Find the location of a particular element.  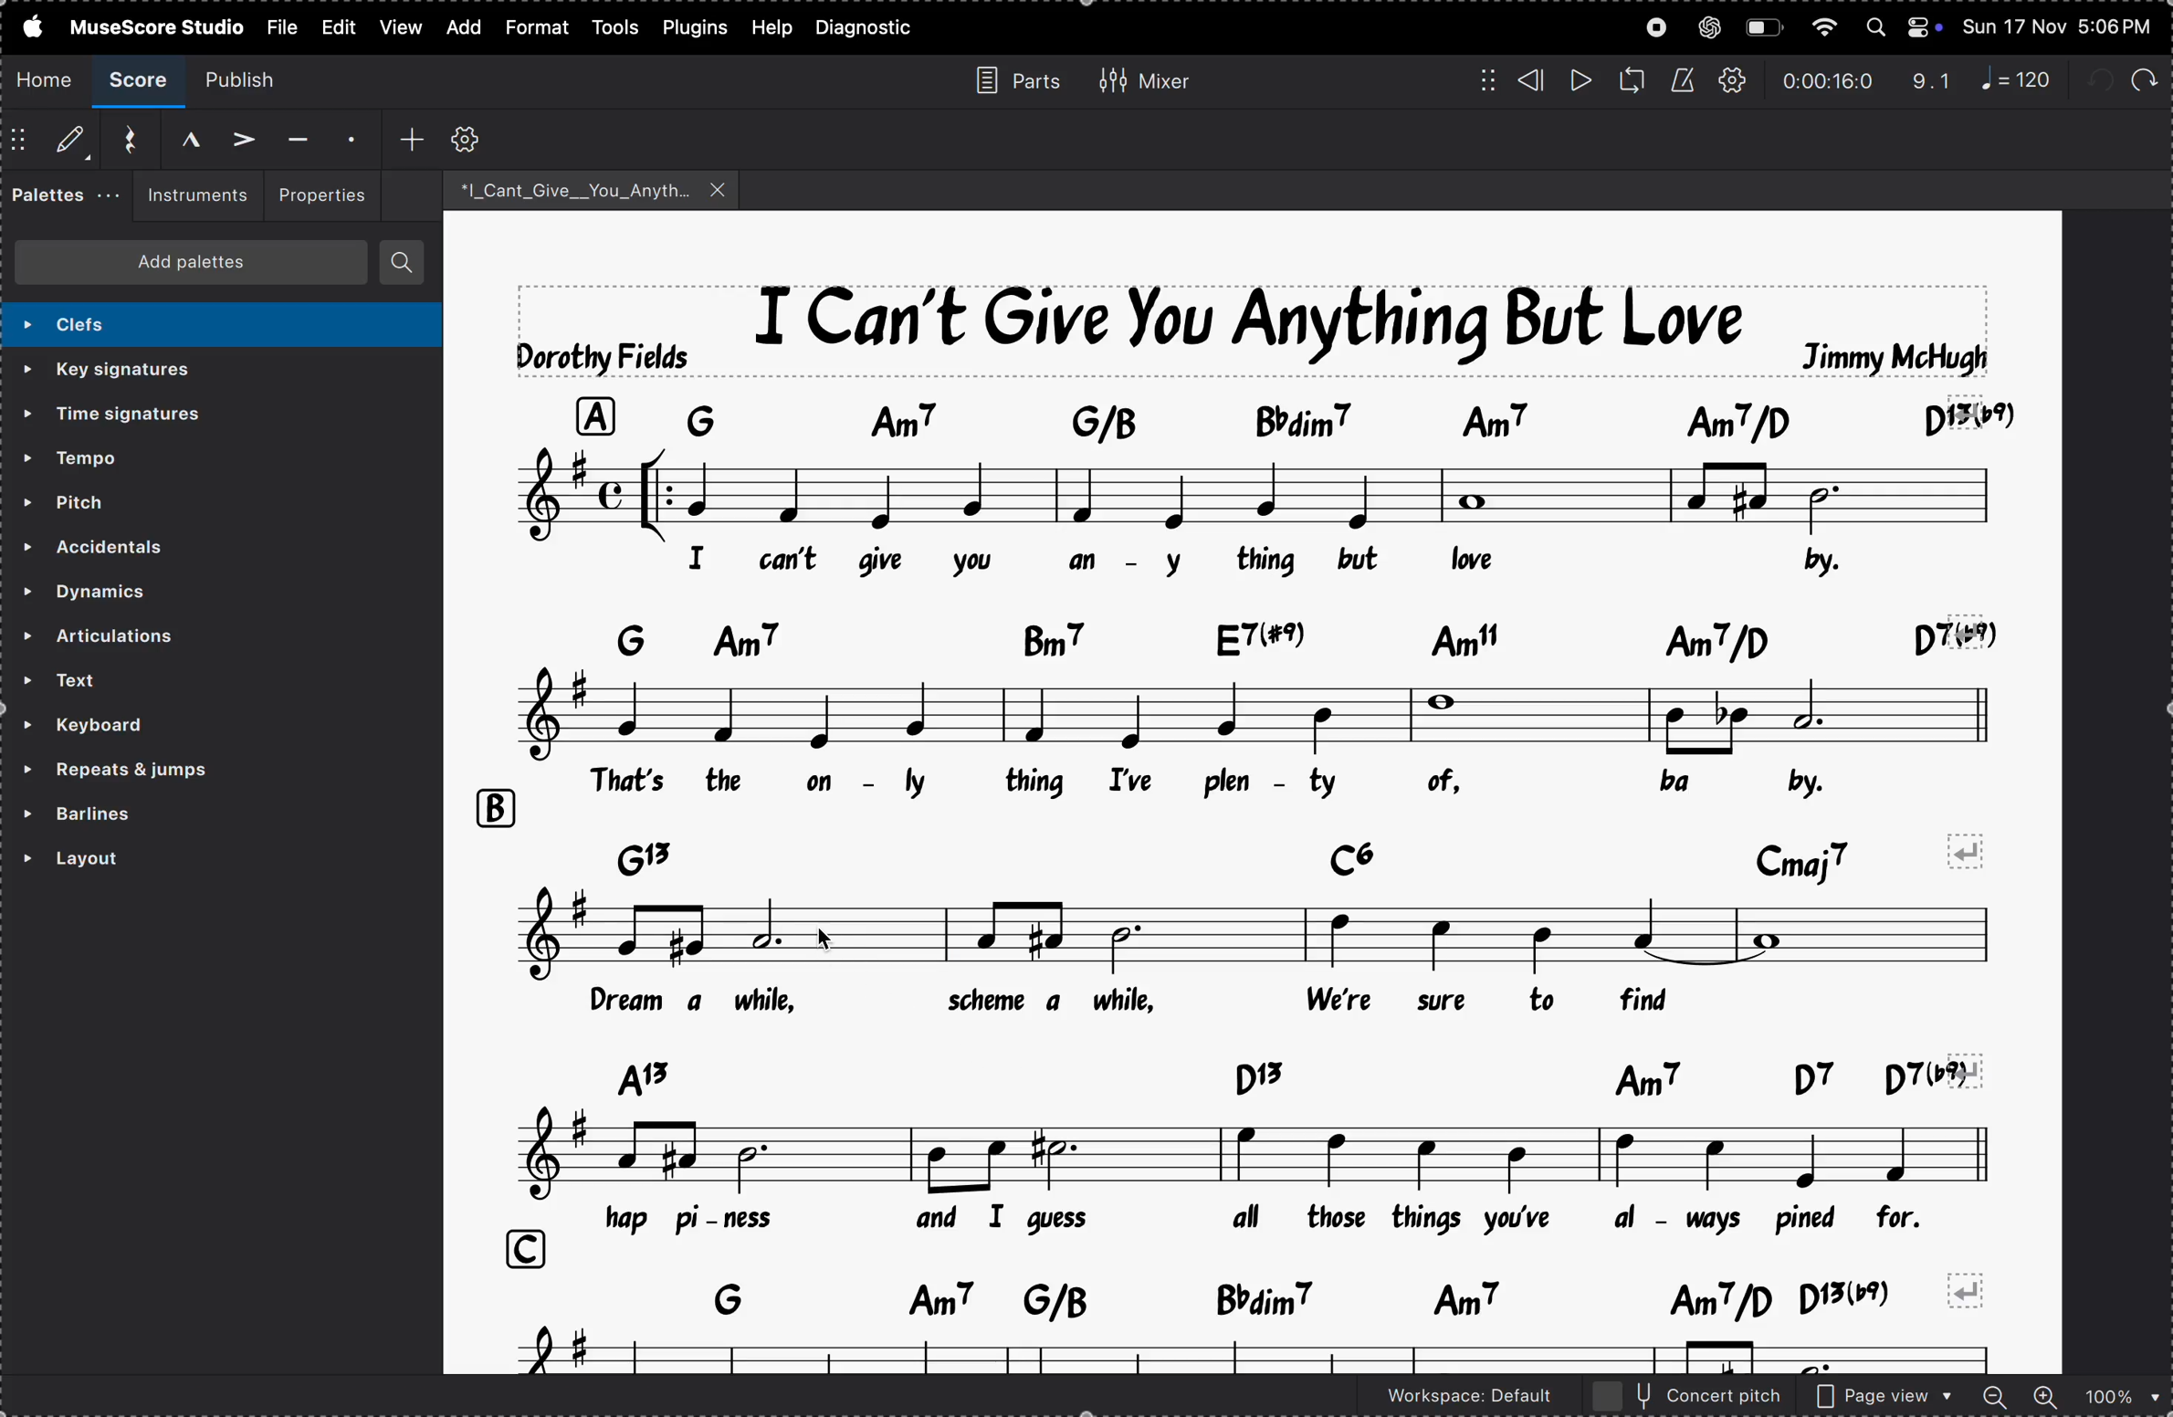

notes is located at coordinates (1258, 712).